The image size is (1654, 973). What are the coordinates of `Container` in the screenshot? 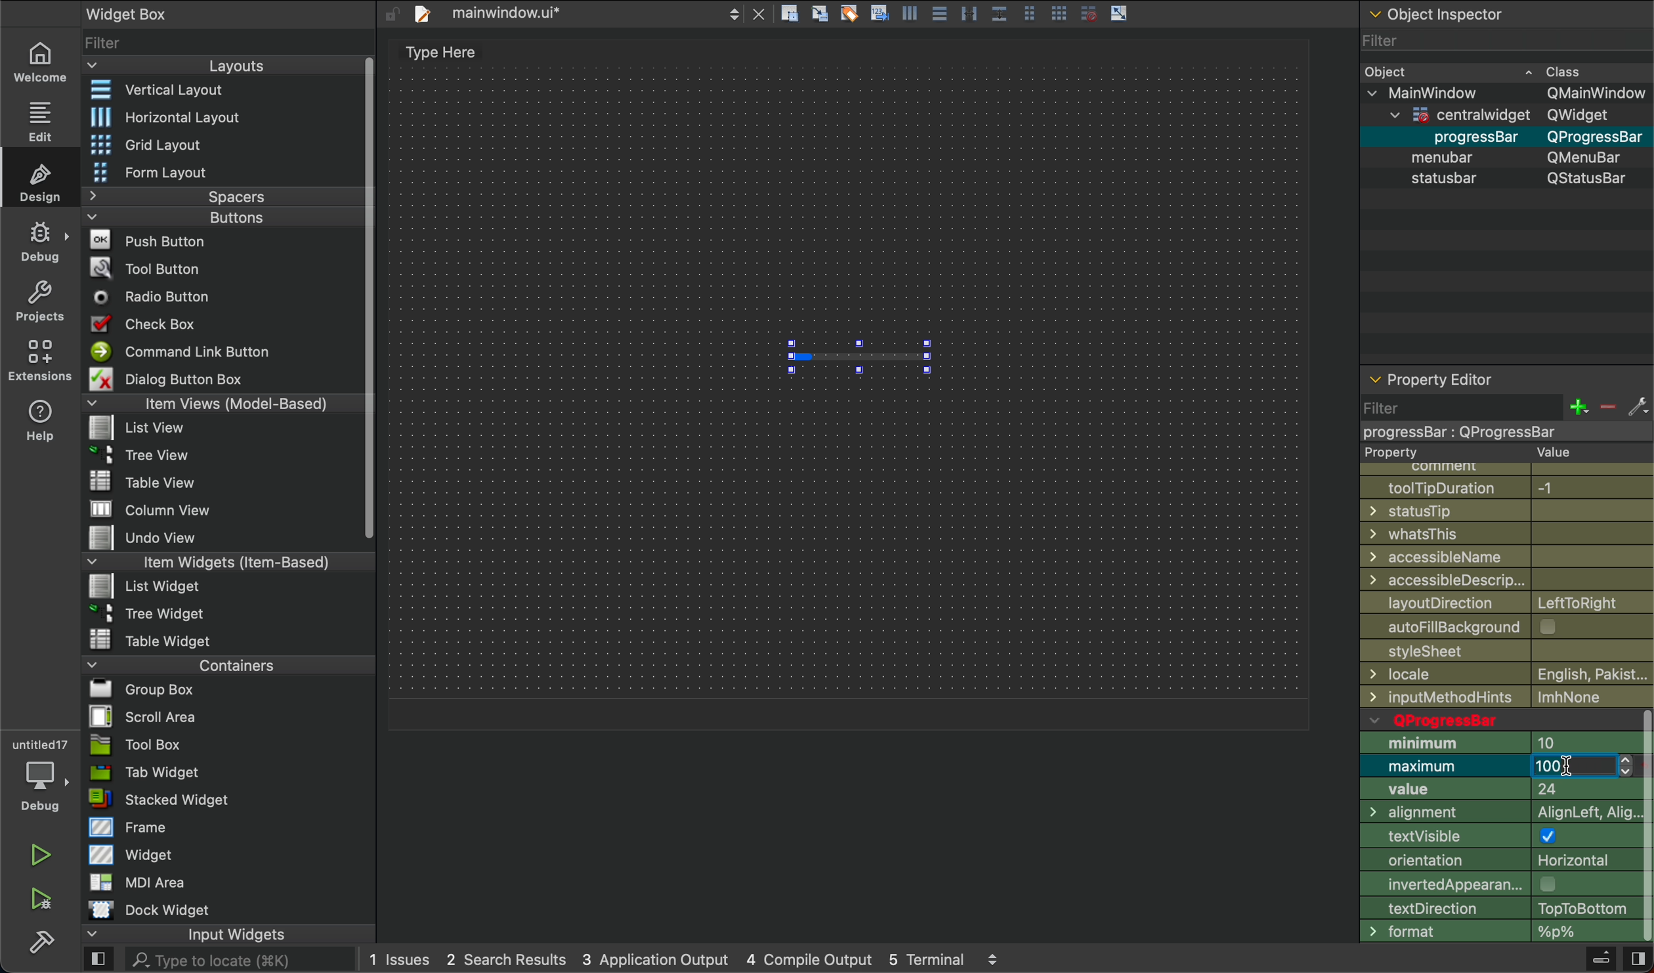 It's located at (195, 664).